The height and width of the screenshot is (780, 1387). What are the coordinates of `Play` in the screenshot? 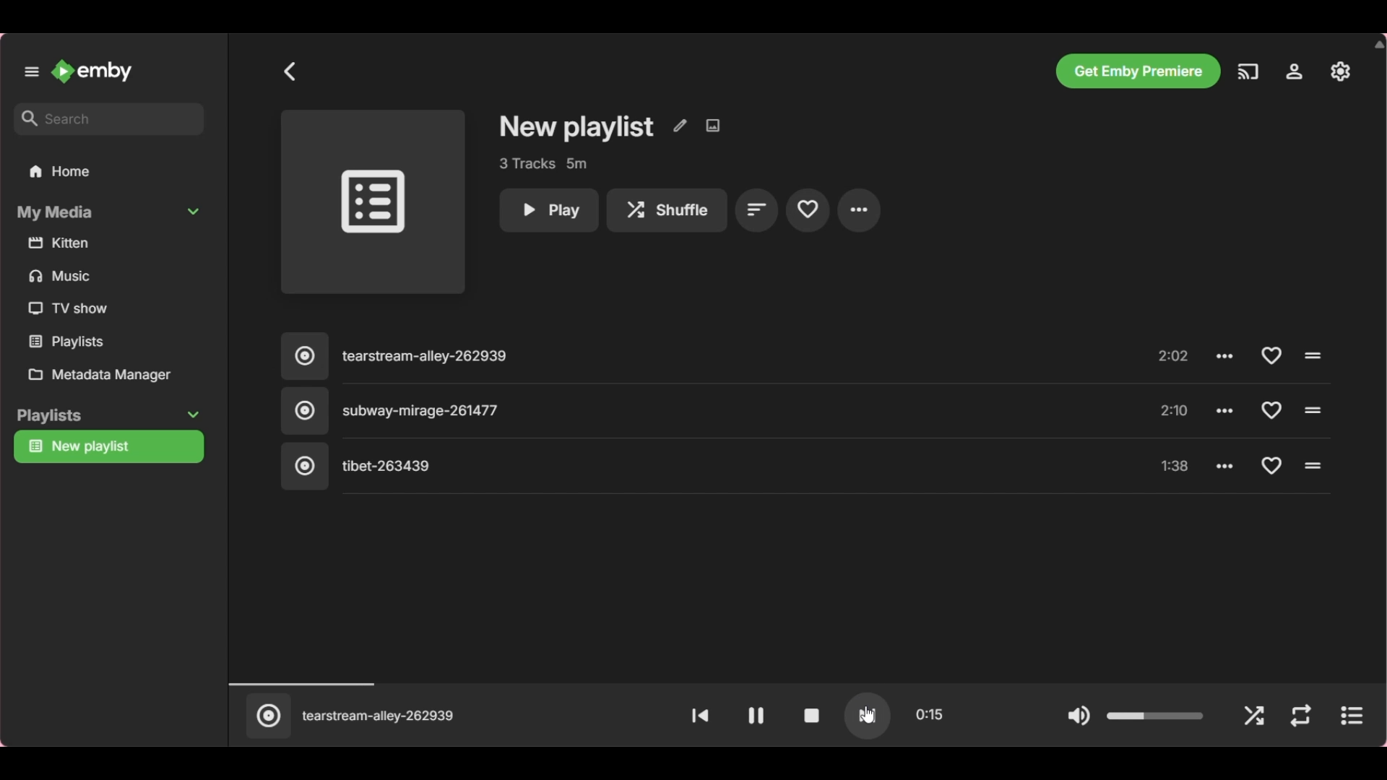 It's located at (548, 210).